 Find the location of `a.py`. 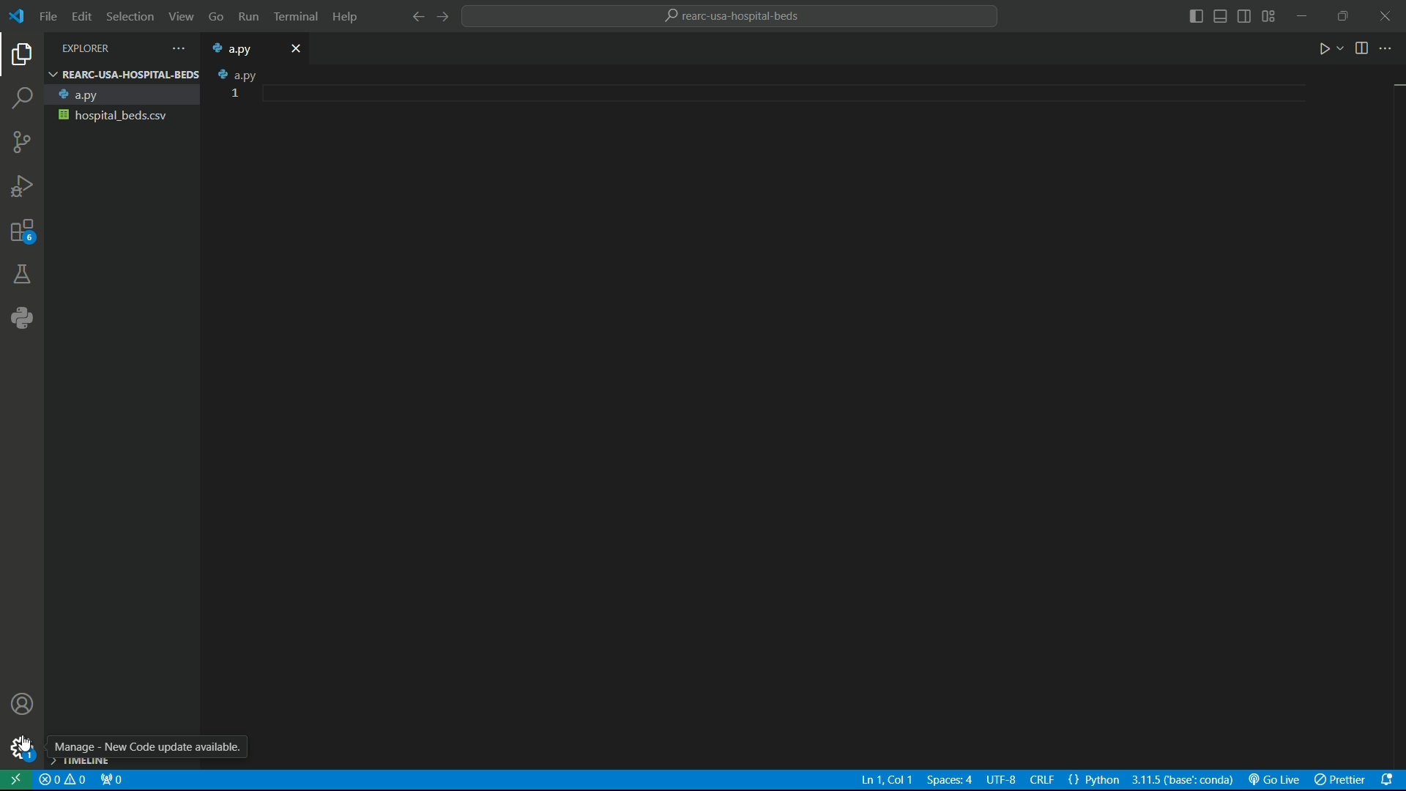

a.py is located at coordinates (240, 48).